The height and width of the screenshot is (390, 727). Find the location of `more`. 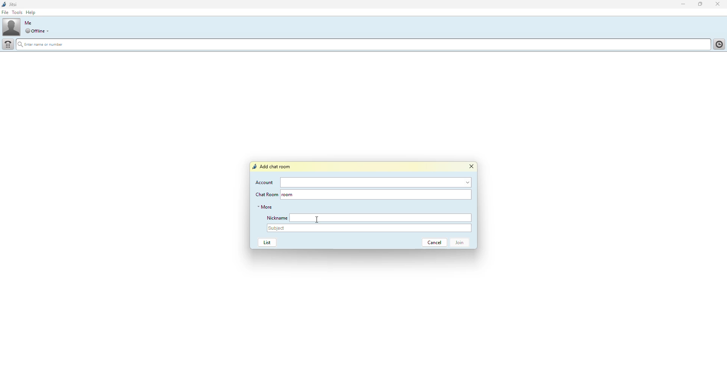

more is located at coordinates (265, 207).